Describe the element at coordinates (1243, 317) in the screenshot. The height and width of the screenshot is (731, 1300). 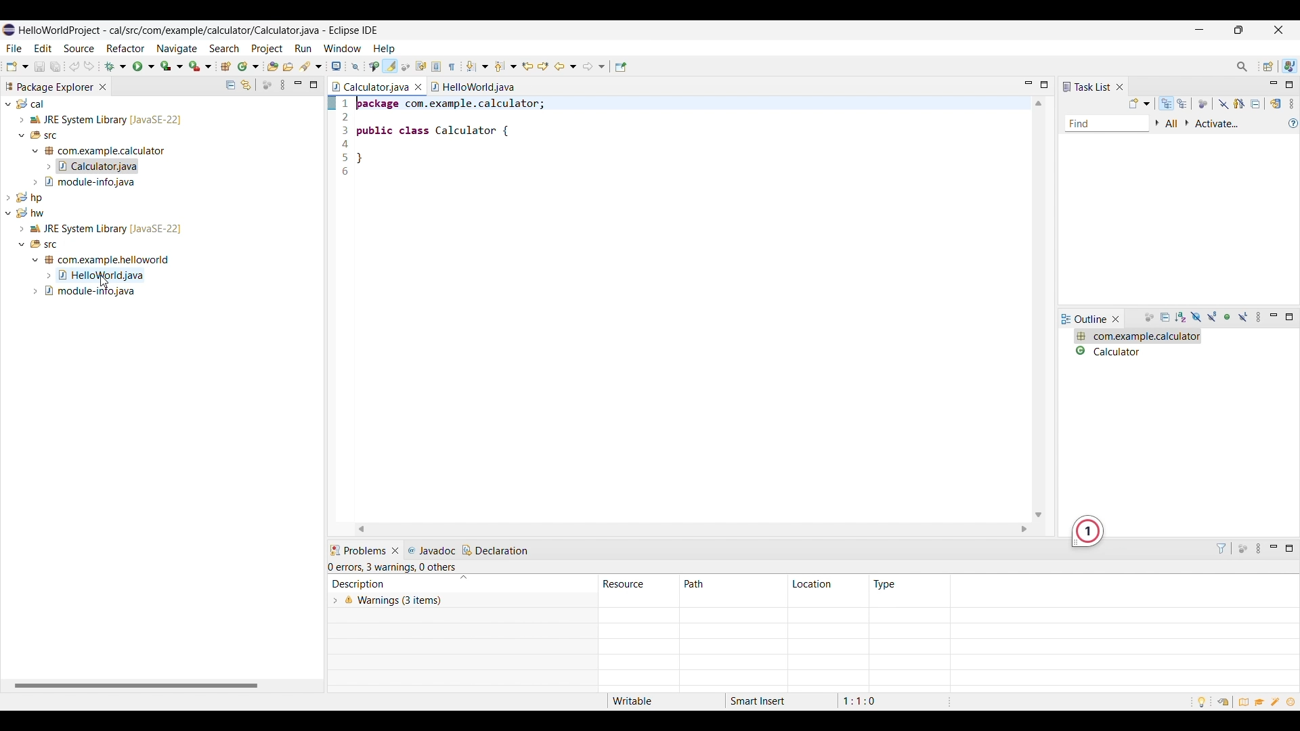
I see `Hide local types` at that location.